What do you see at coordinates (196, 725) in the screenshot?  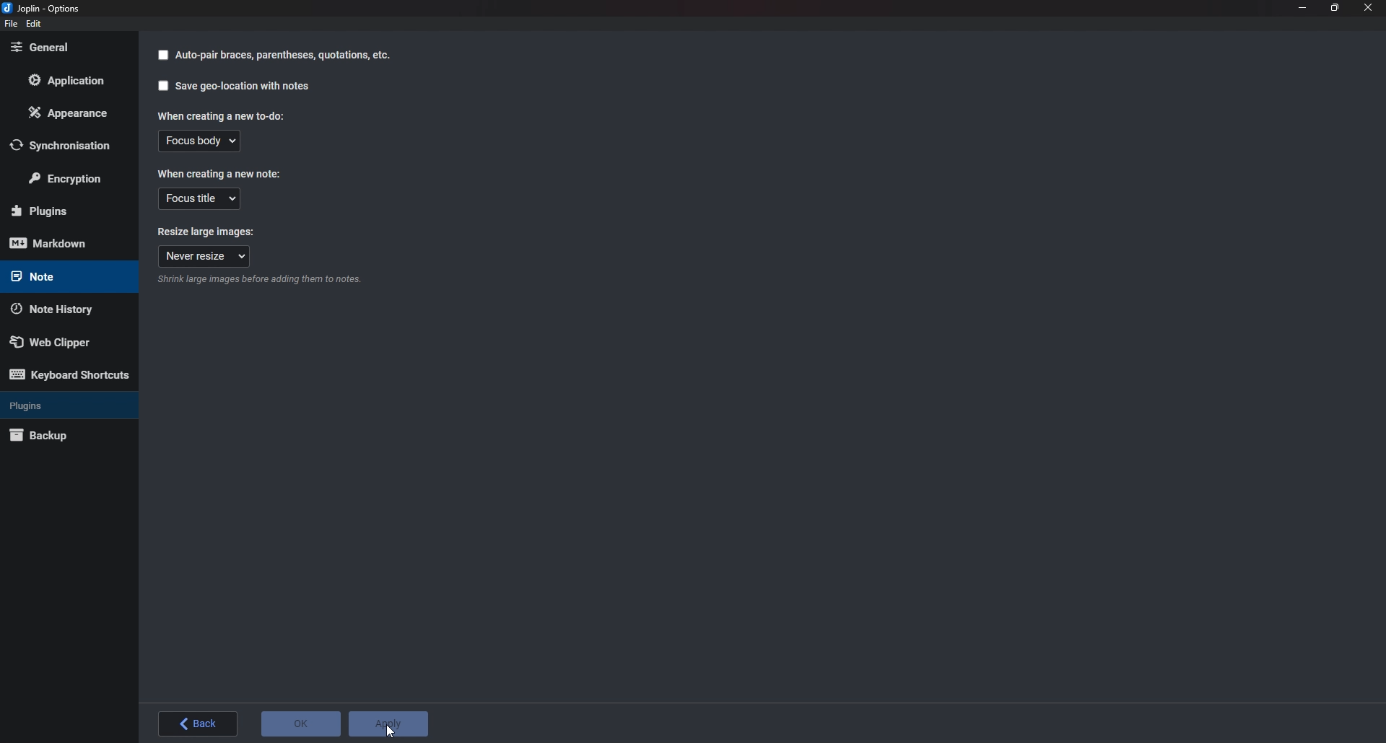 I see `back` at bounding box center [196, 725].